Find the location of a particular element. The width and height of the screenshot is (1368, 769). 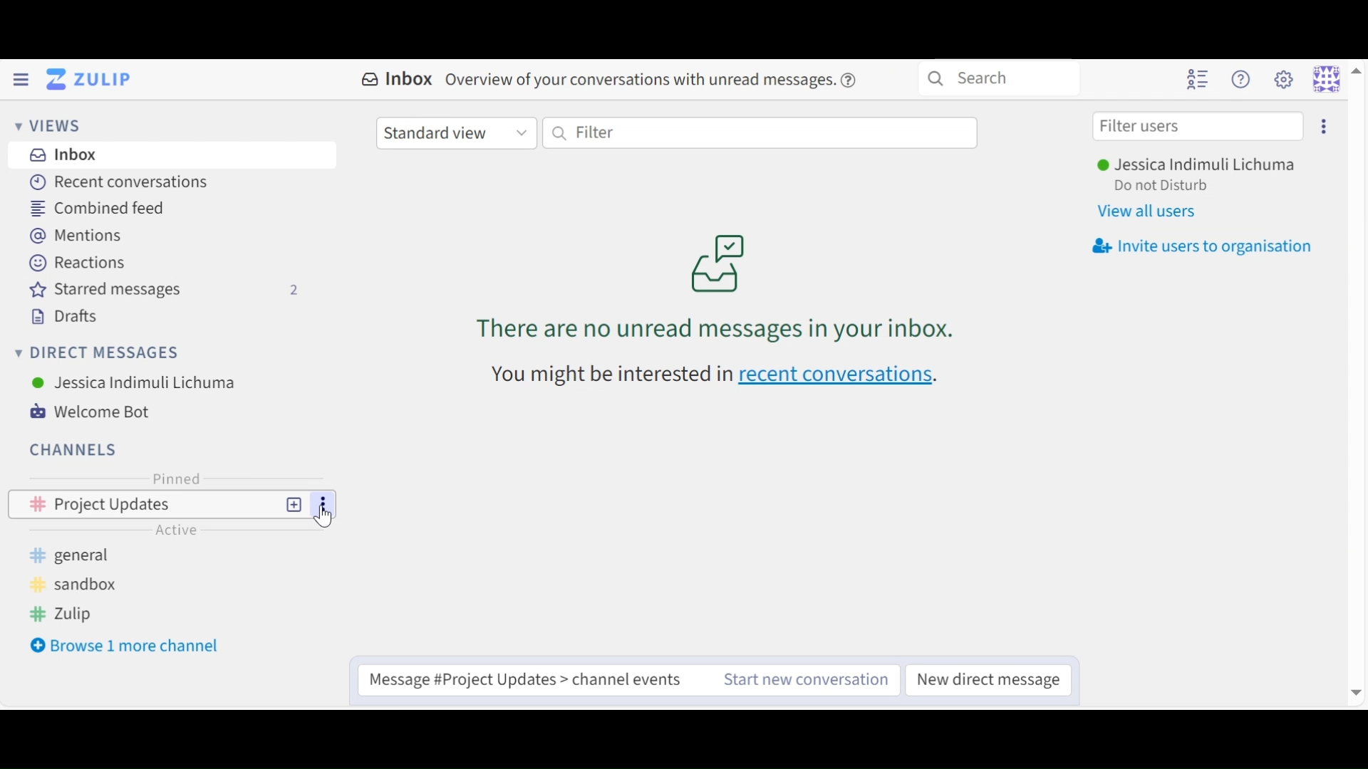

Invite users to organisation is located at coordinates (1322, 127).